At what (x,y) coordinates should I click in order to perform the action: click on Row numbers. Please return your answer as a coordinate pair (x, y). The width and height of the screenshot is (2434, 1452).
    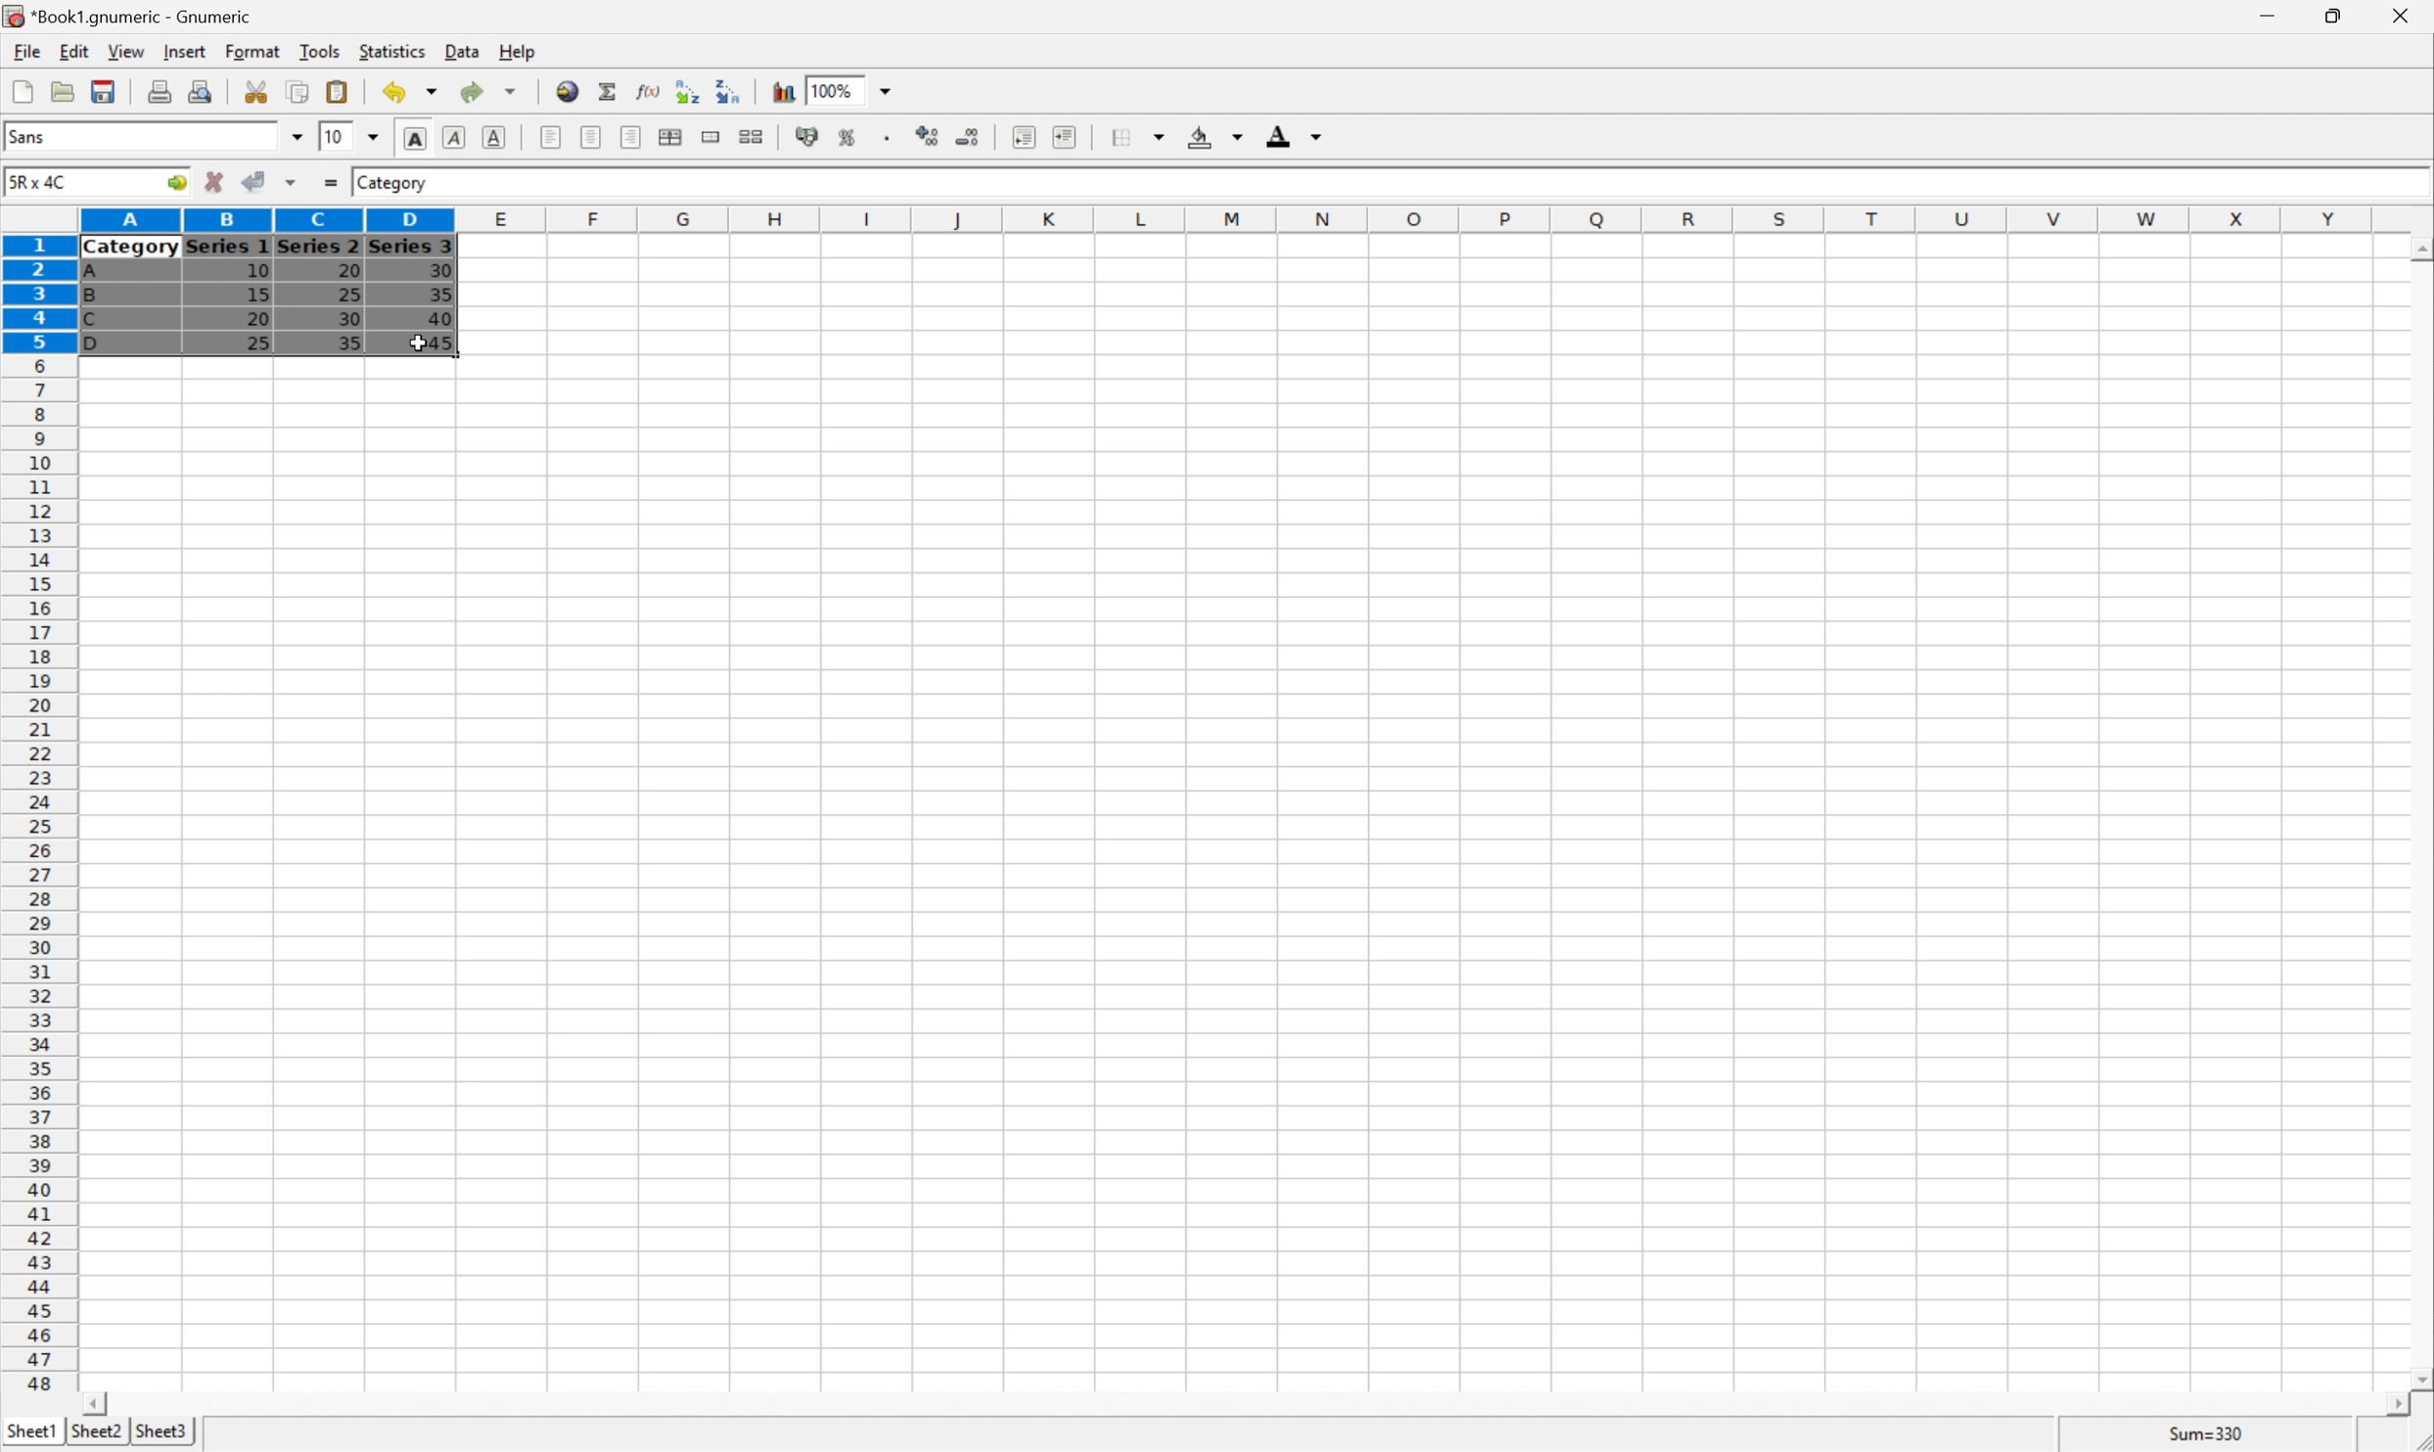
    Looking at the image, I should click on (36, 812).